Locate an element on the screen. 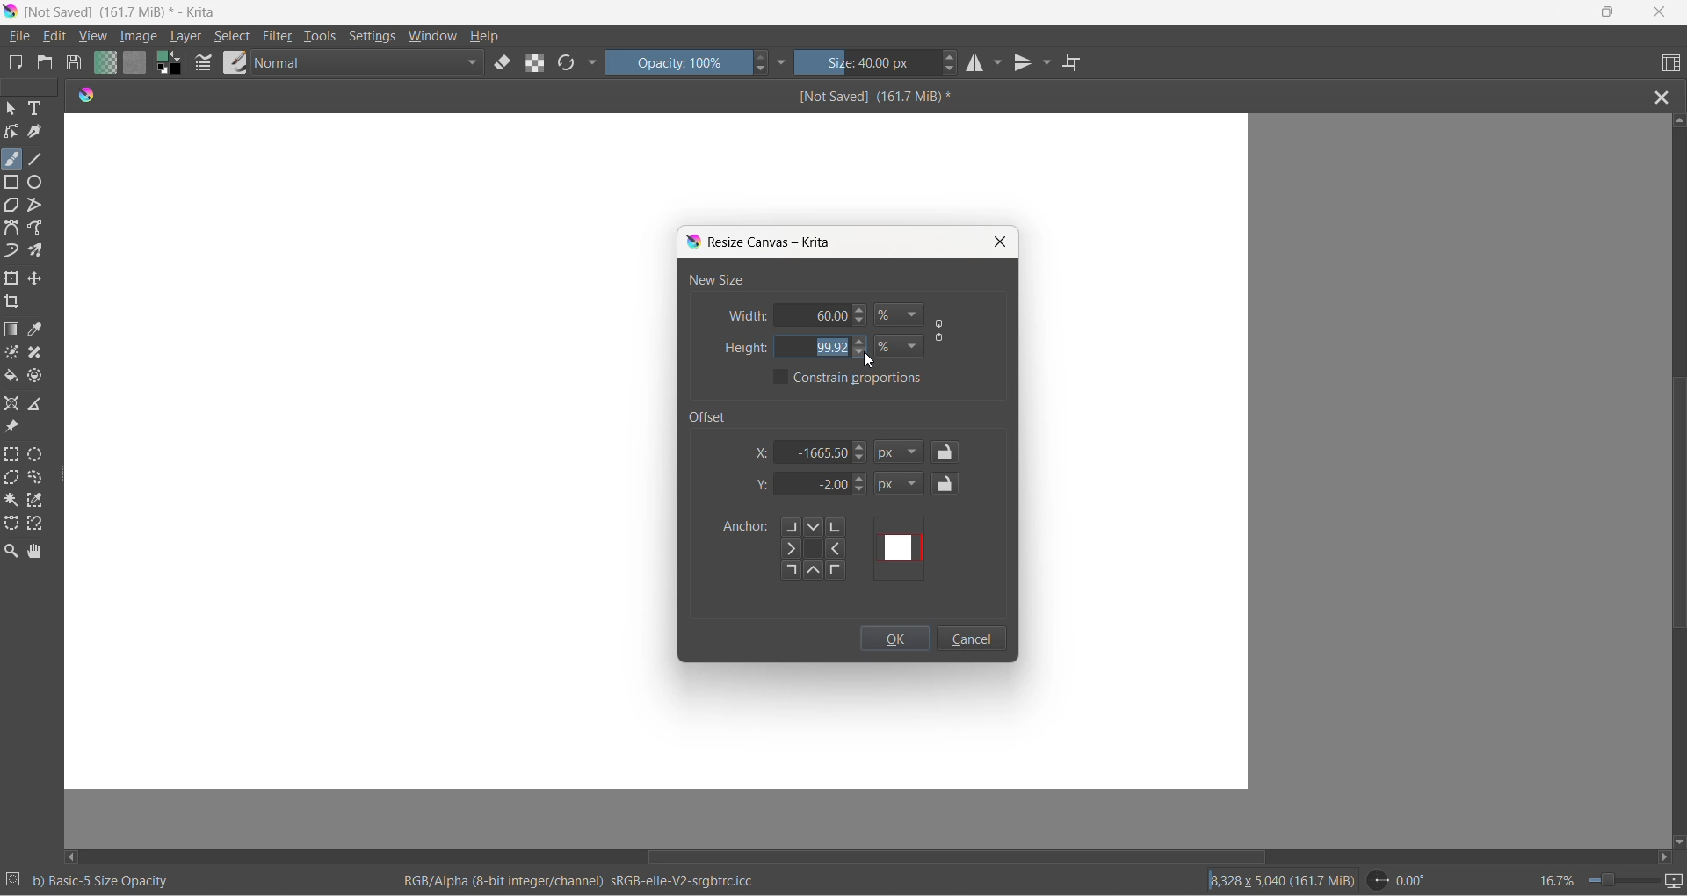 This screenshot has height=896, width=1687. constant proportion button is located at coordinates (941, 333).